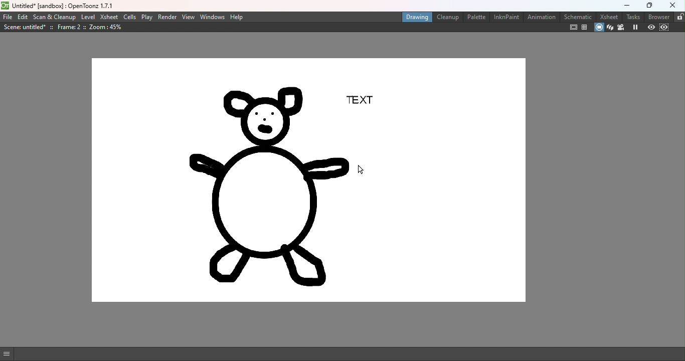  I want to click on Field guide, so click(586, 27).